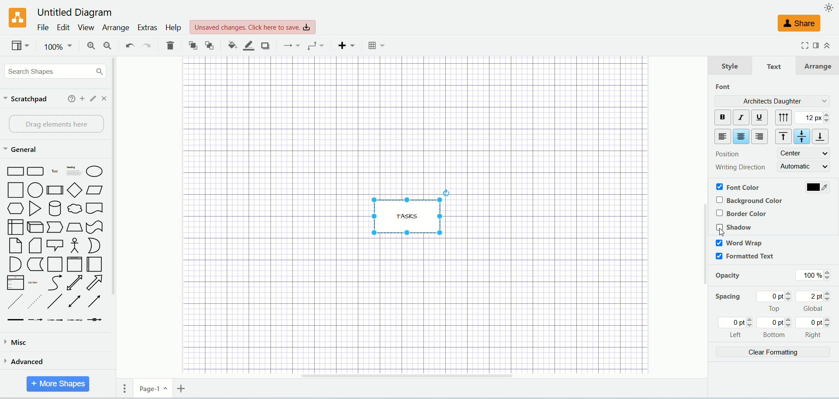 Image resolution: width=839 pixels, height=399 pixels. Describe the element at coordinates (46, 344) in the screenshot. I see `misc` at that location.